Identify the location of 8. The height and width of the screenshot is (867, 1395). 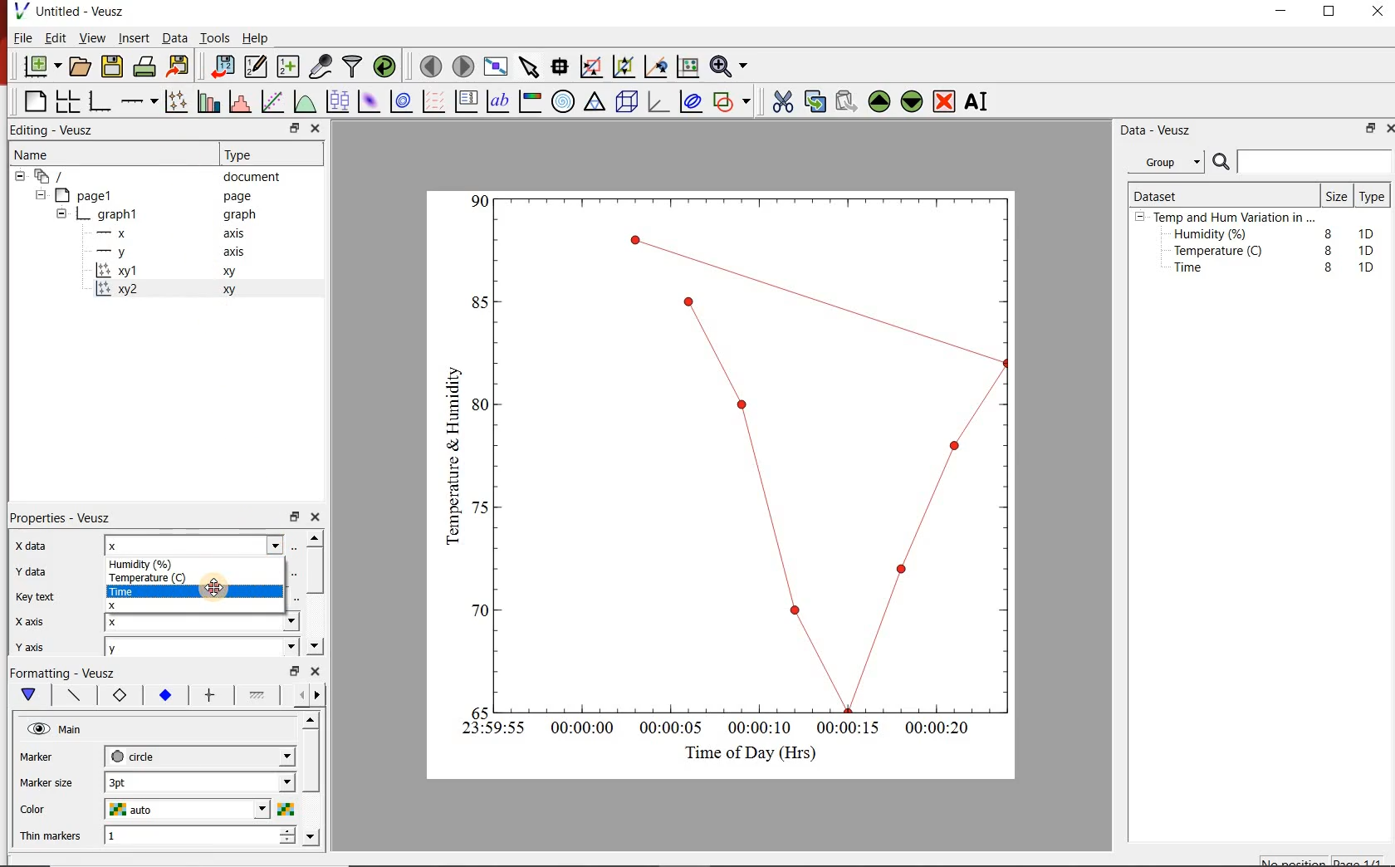
(1329, 267).